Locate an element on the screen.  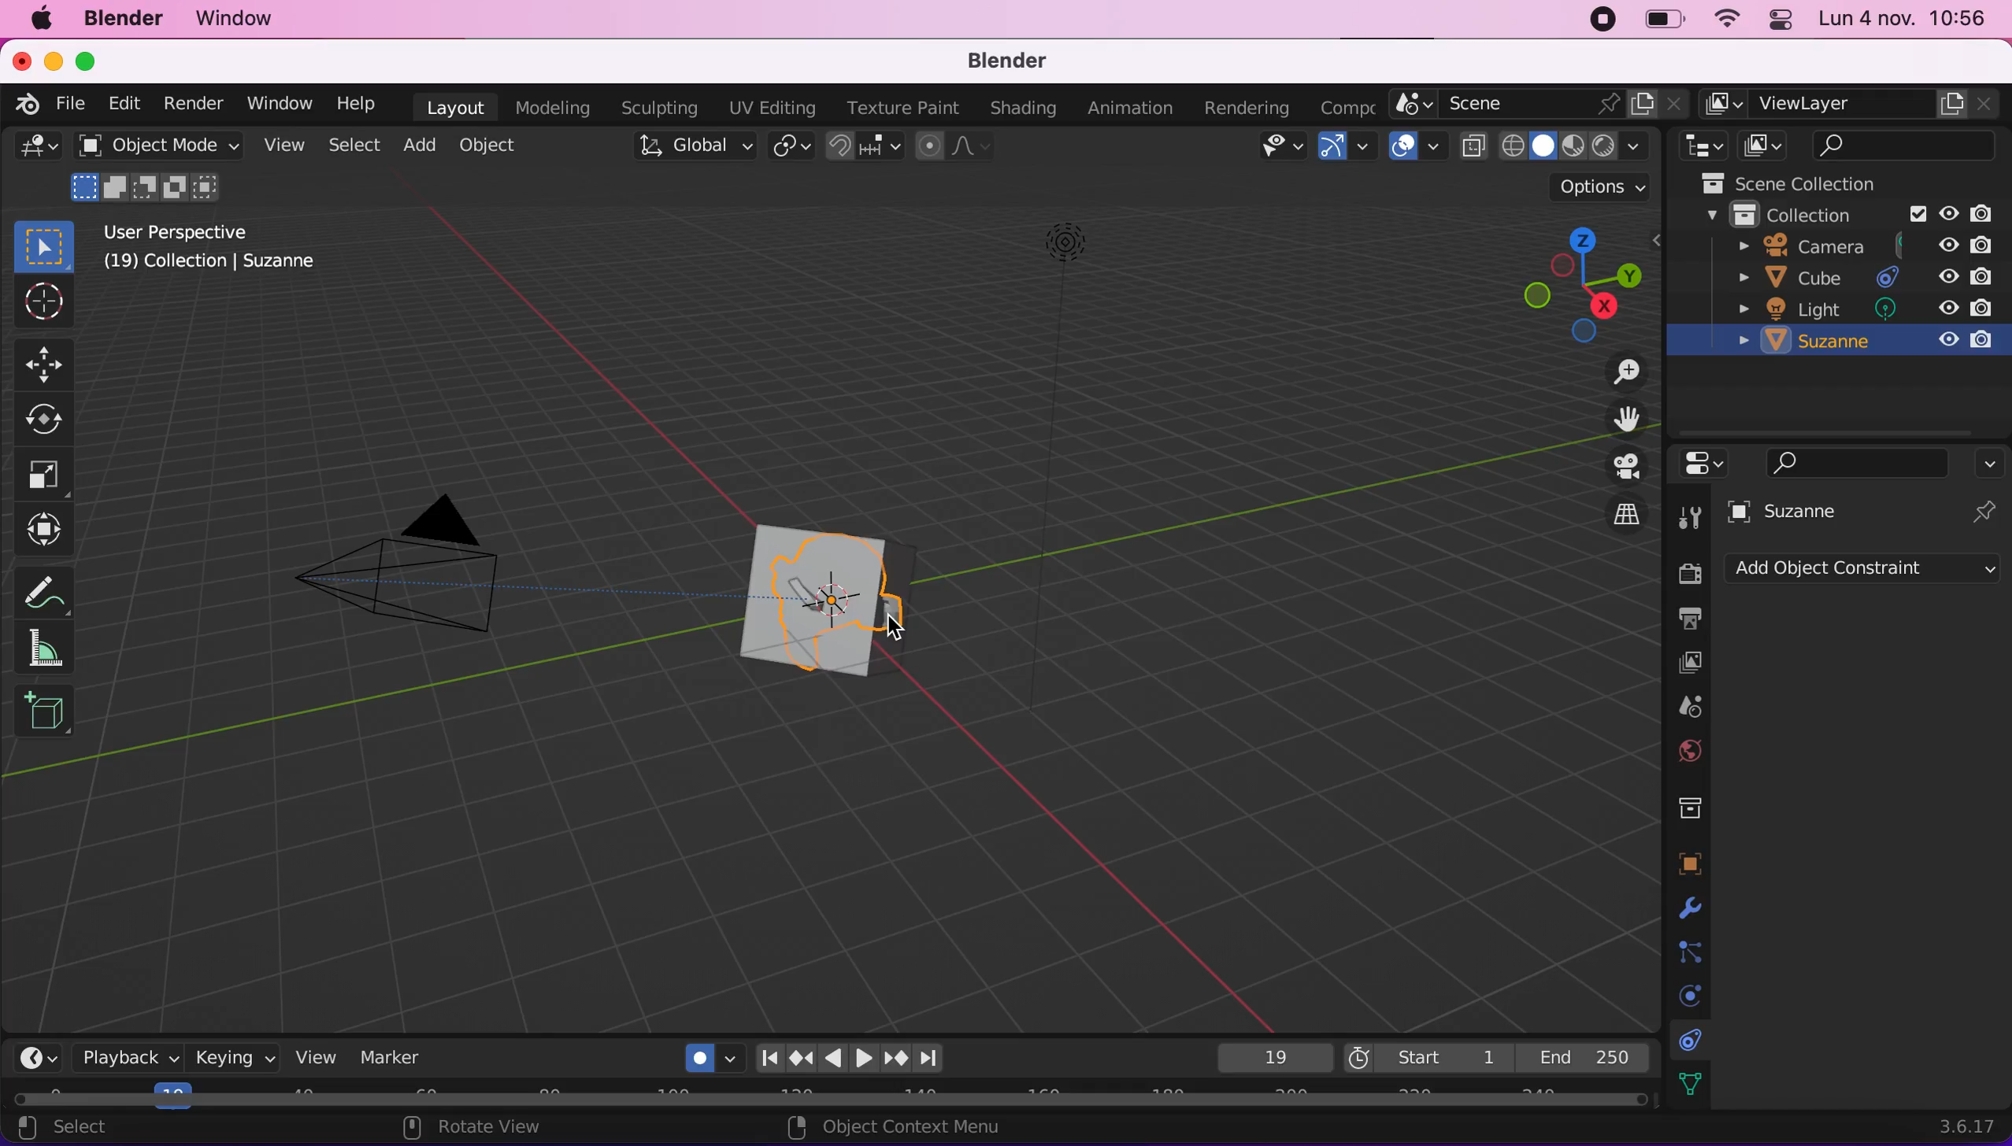
add cube is located at coordinates (48, 717).